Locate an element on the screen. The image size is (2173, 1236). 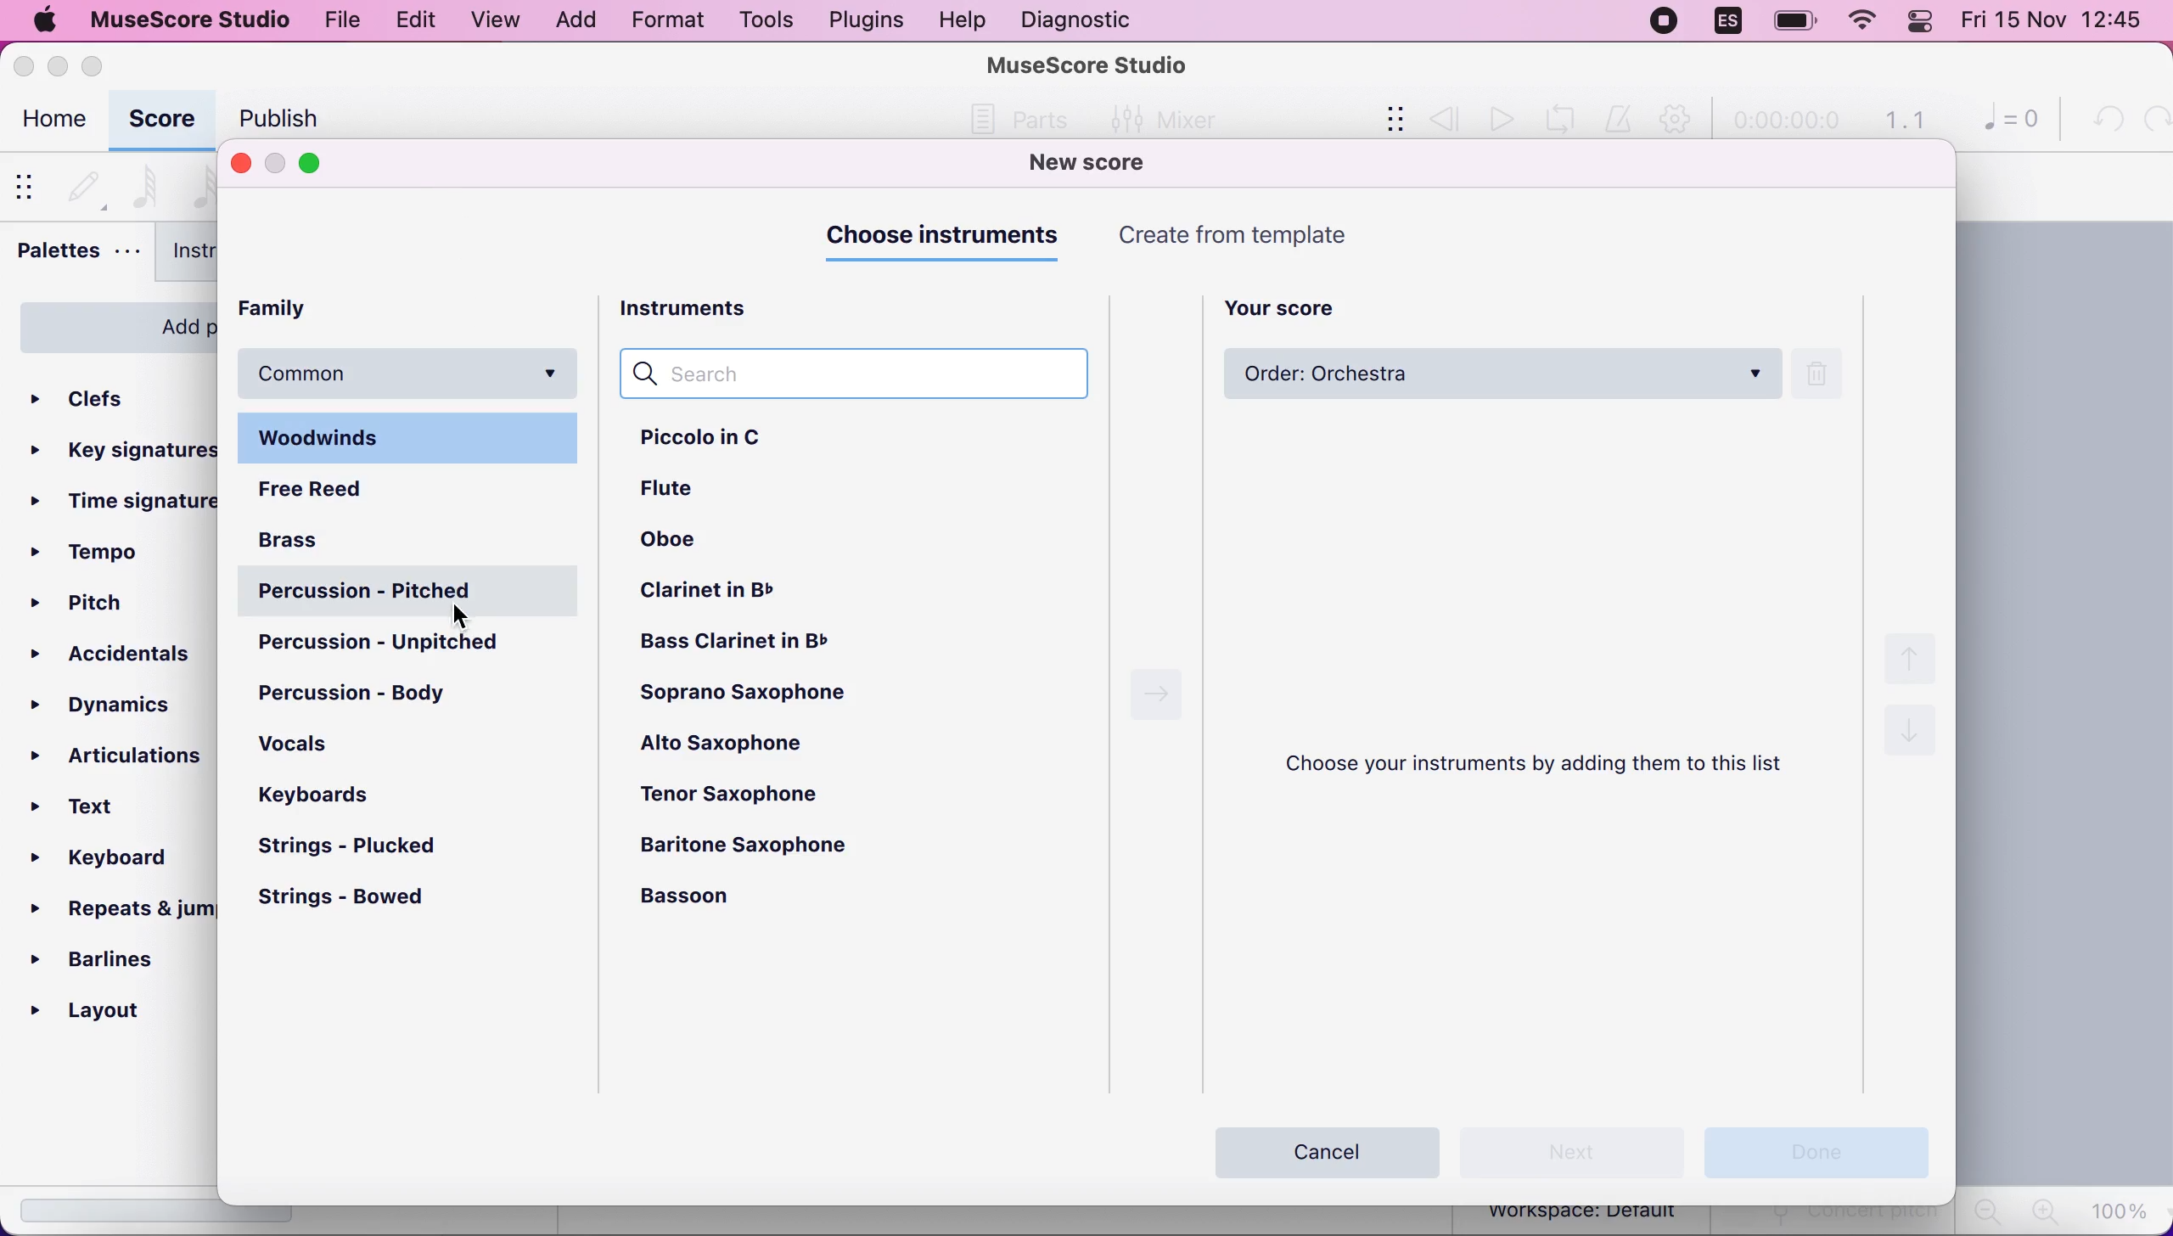
common is located at coordinates (412, 374).